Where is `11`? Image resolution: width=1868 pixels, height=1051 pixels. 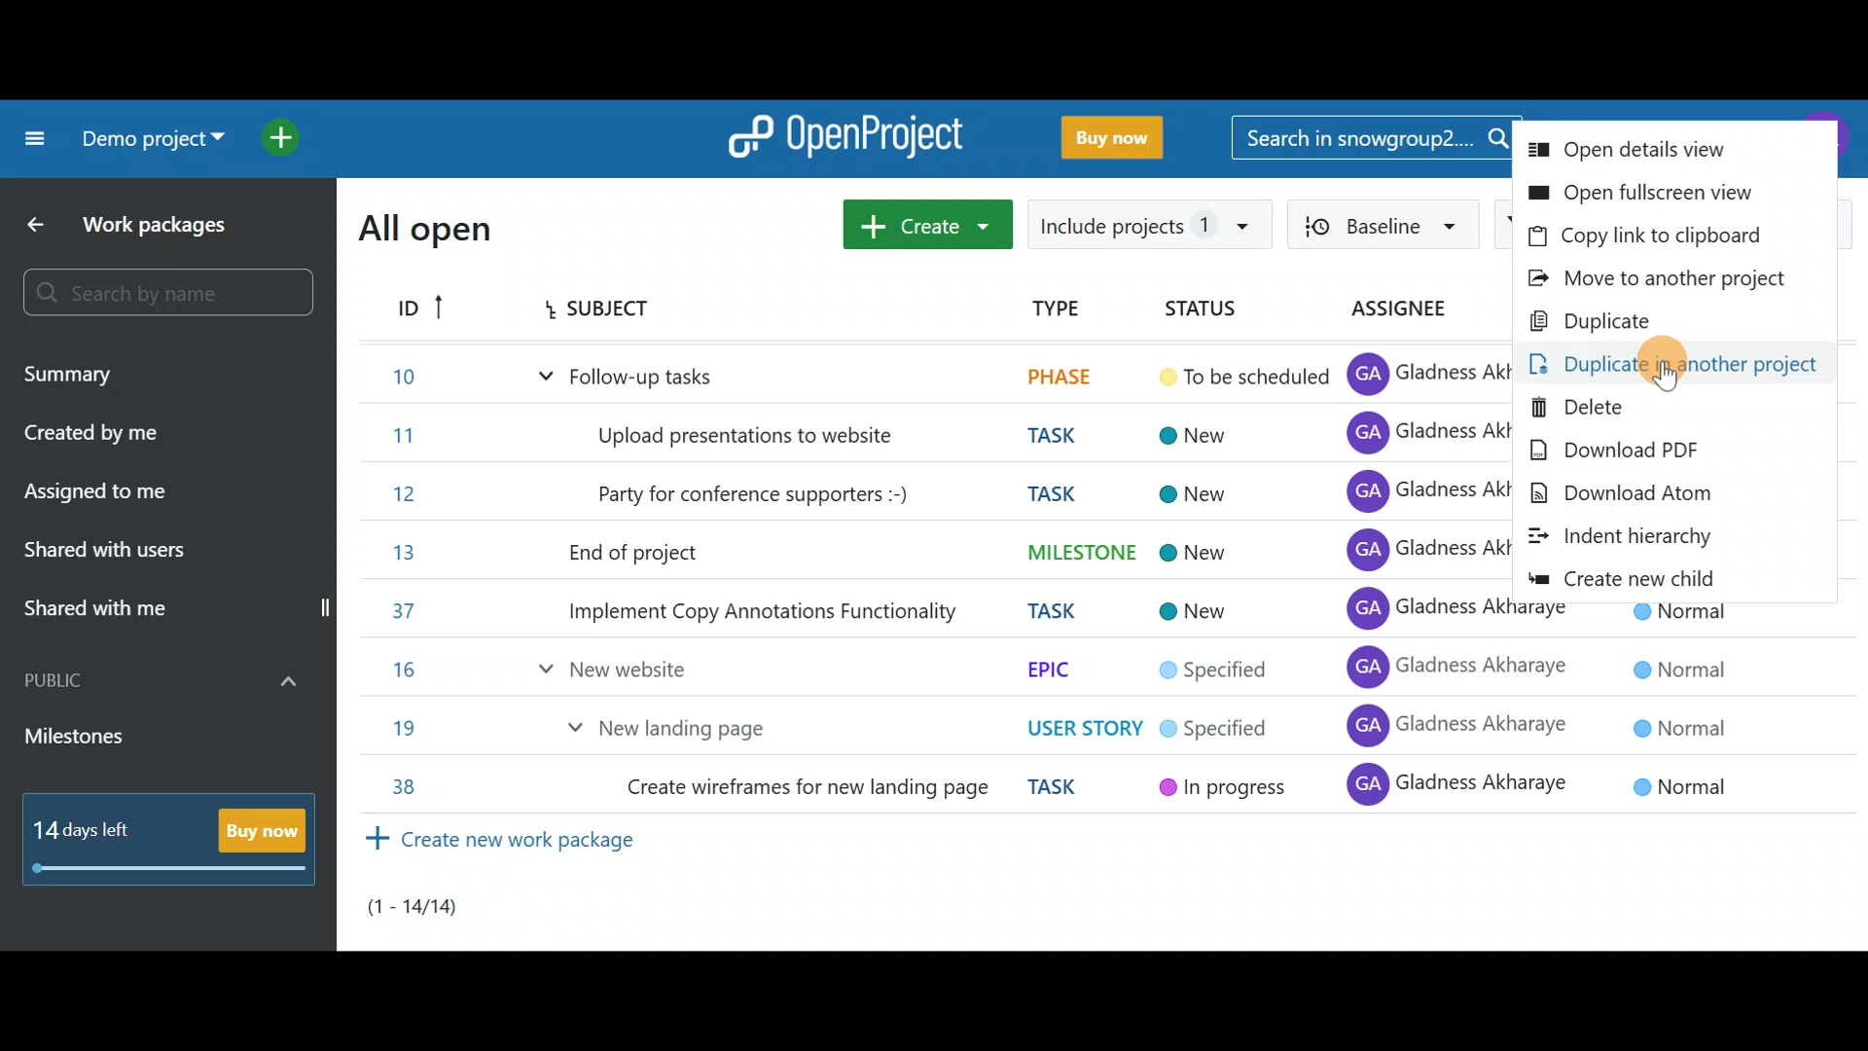 11 is located at coordinates (390, 434).